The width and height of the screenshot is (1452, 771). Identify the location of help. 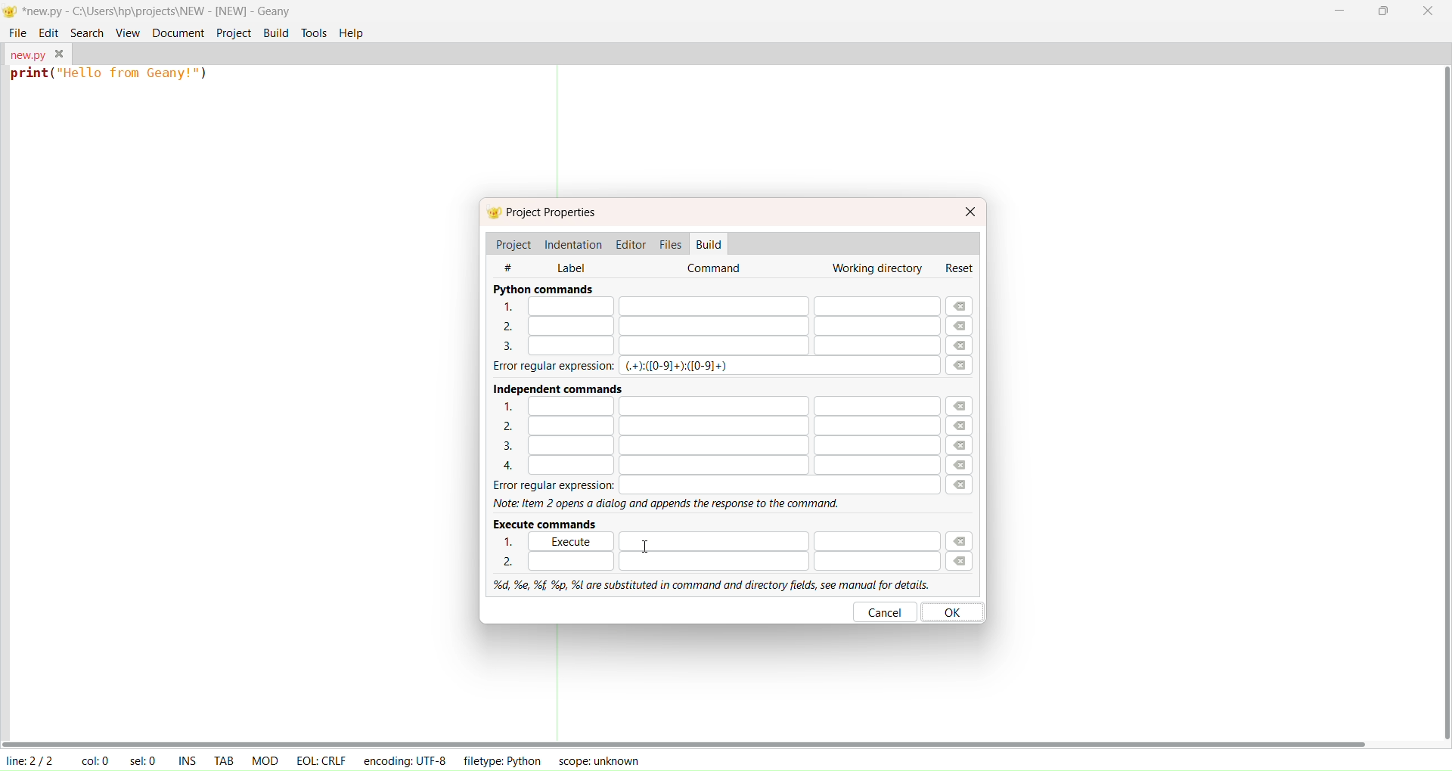
(352, 33).